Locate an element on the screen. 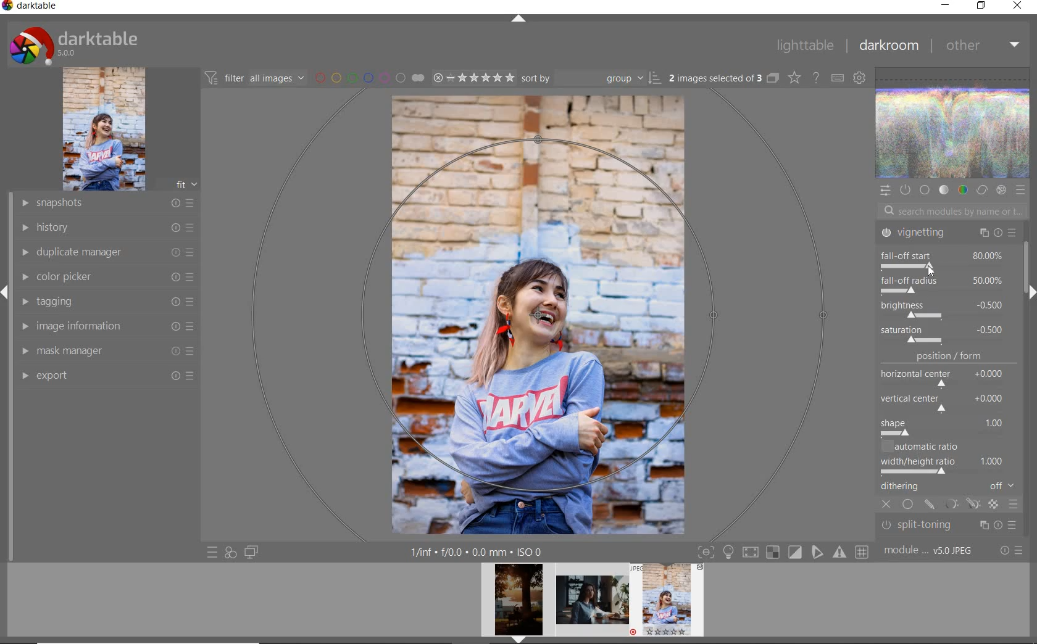 This screenshot has width=1037, height=644. reset or preset preference is located at coordinates (1010, 551).